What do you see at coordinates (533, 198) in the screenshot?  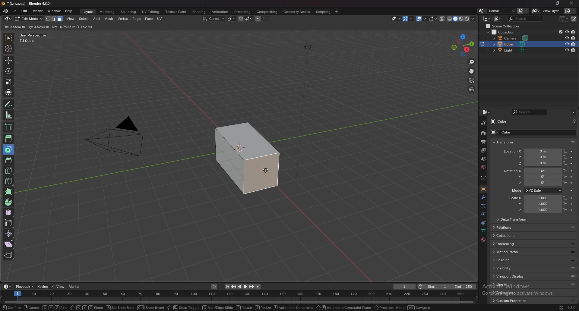 I see `scale x` at bounding box center [533, 198].